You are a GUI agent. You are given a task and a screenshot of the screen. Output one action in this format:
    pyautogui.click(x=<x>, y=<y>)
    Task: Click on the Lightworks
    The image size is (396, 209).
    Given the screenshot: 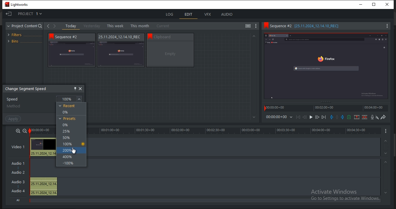 What is the action you would take?
    pyautogui.click(x=18, y=4)
    